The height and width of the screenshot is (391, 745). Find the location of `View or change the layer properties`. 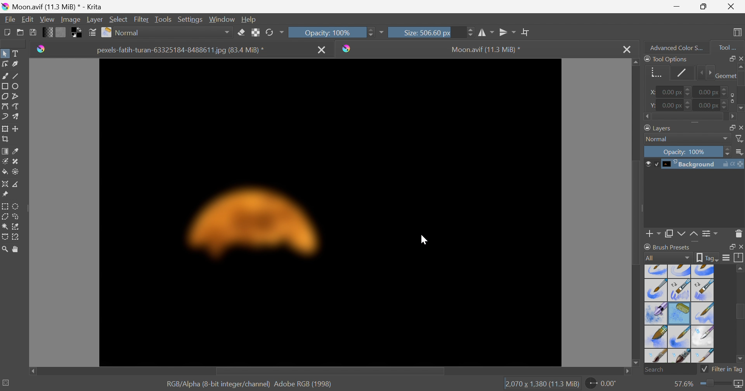

View or change the layer properties is located at coordinates (710, 235).